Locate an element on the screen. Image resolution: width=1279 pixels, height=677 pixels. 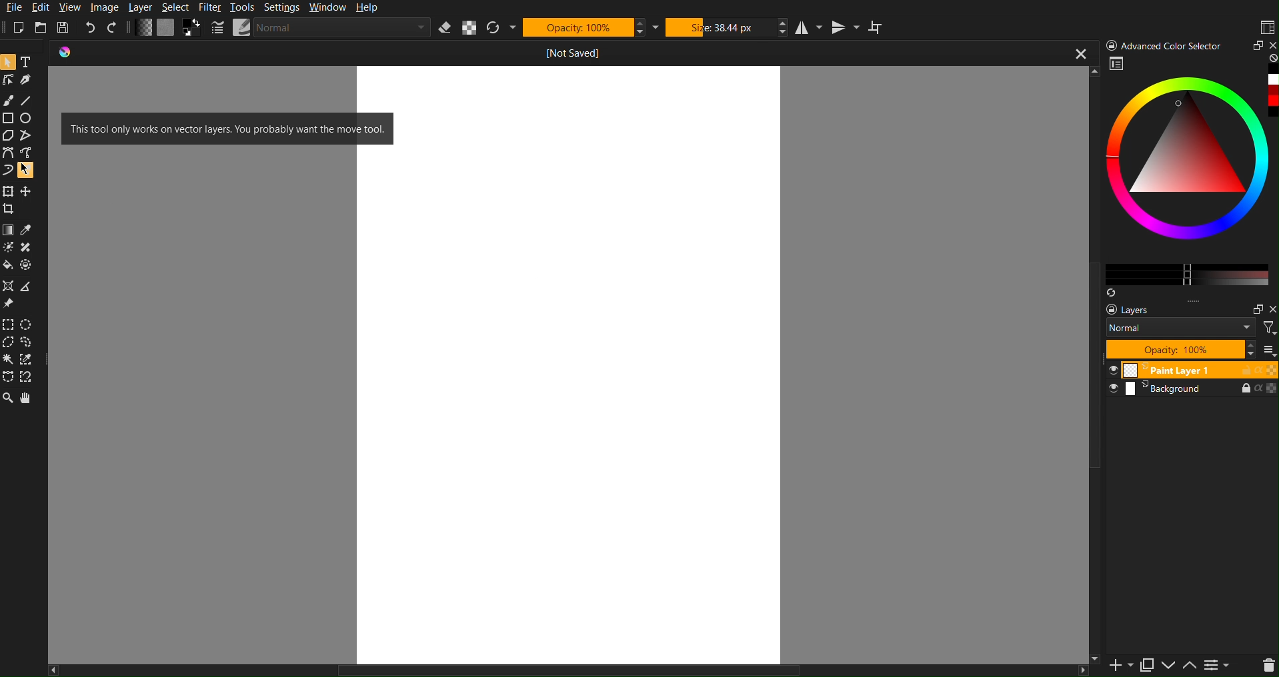
sync is located at coordinates (1111, 290).